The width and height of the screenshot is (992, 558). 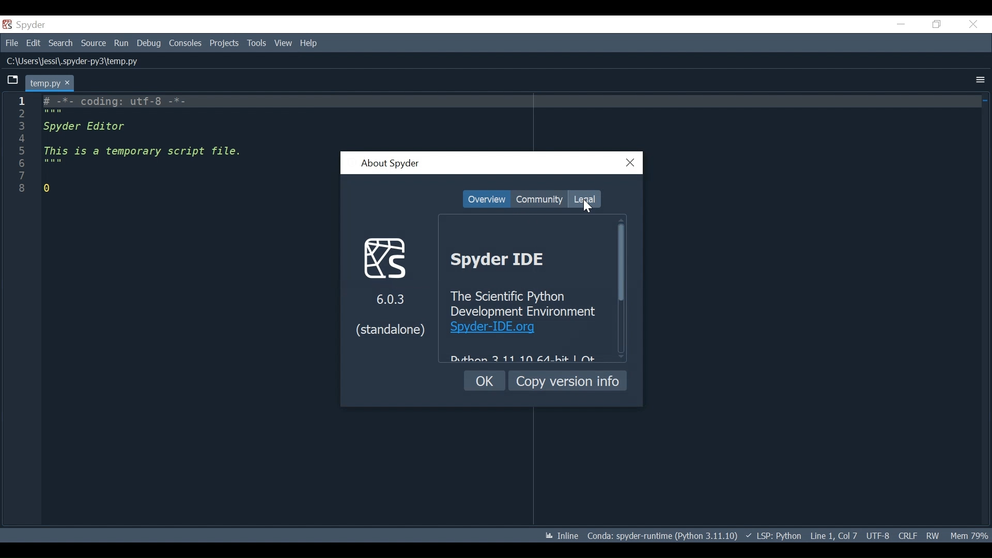 What do you see at coordinates (309, 43) in the screenshot?
I see `Help` at bounding box center [309, 43].